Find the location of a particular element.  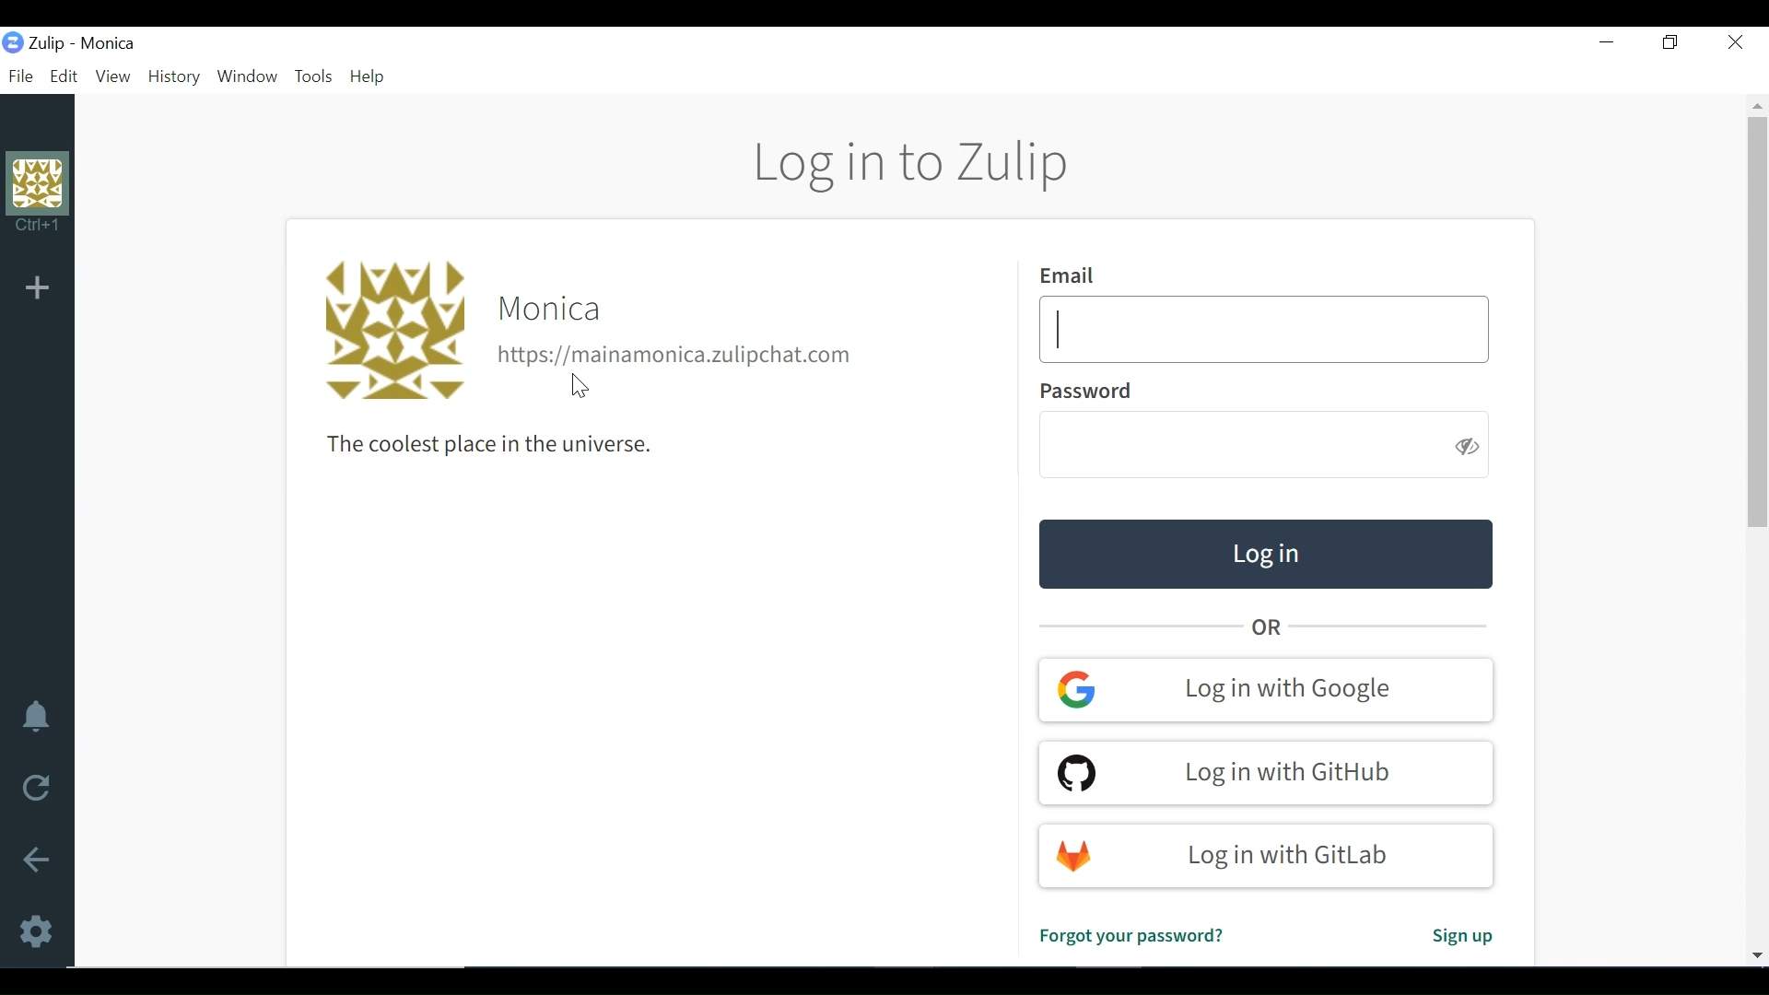

Log in with GitHub is located at coordinates (1265, 771).